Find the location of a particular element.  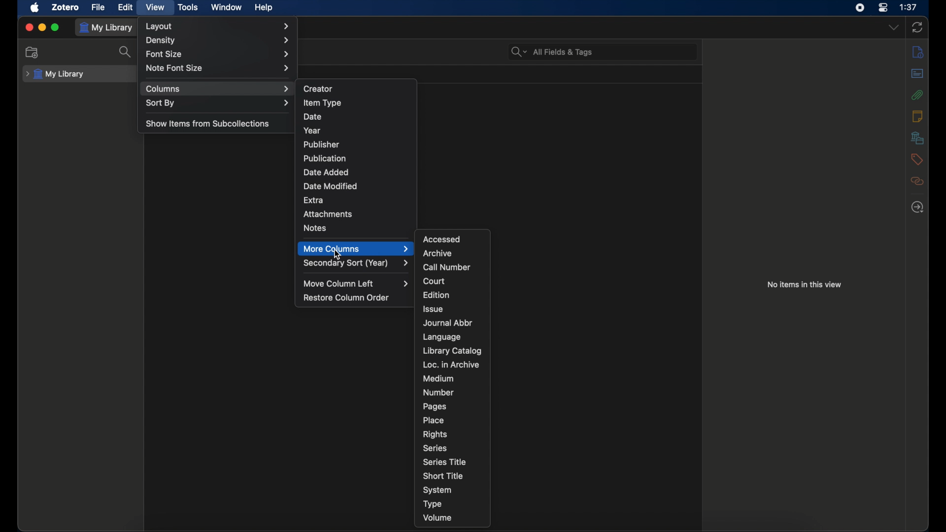

issue is located at coordinates (435, 308).